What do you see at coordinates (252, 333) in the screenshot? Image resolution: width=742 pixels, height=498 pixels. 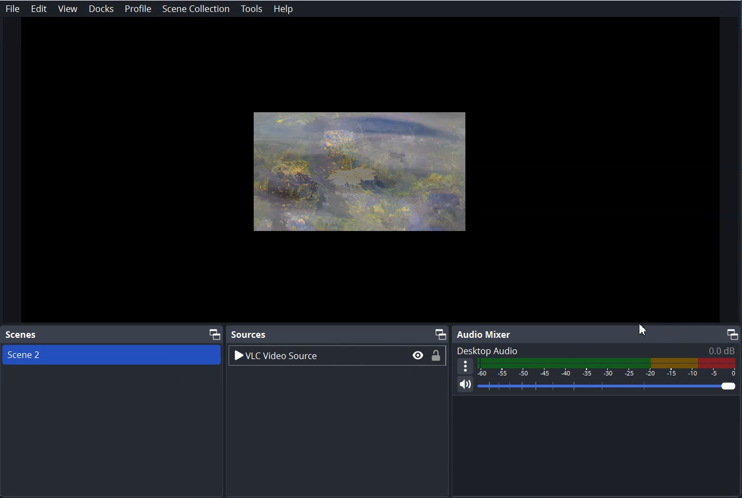 I see `Sources` at bounding box center [252, 333].